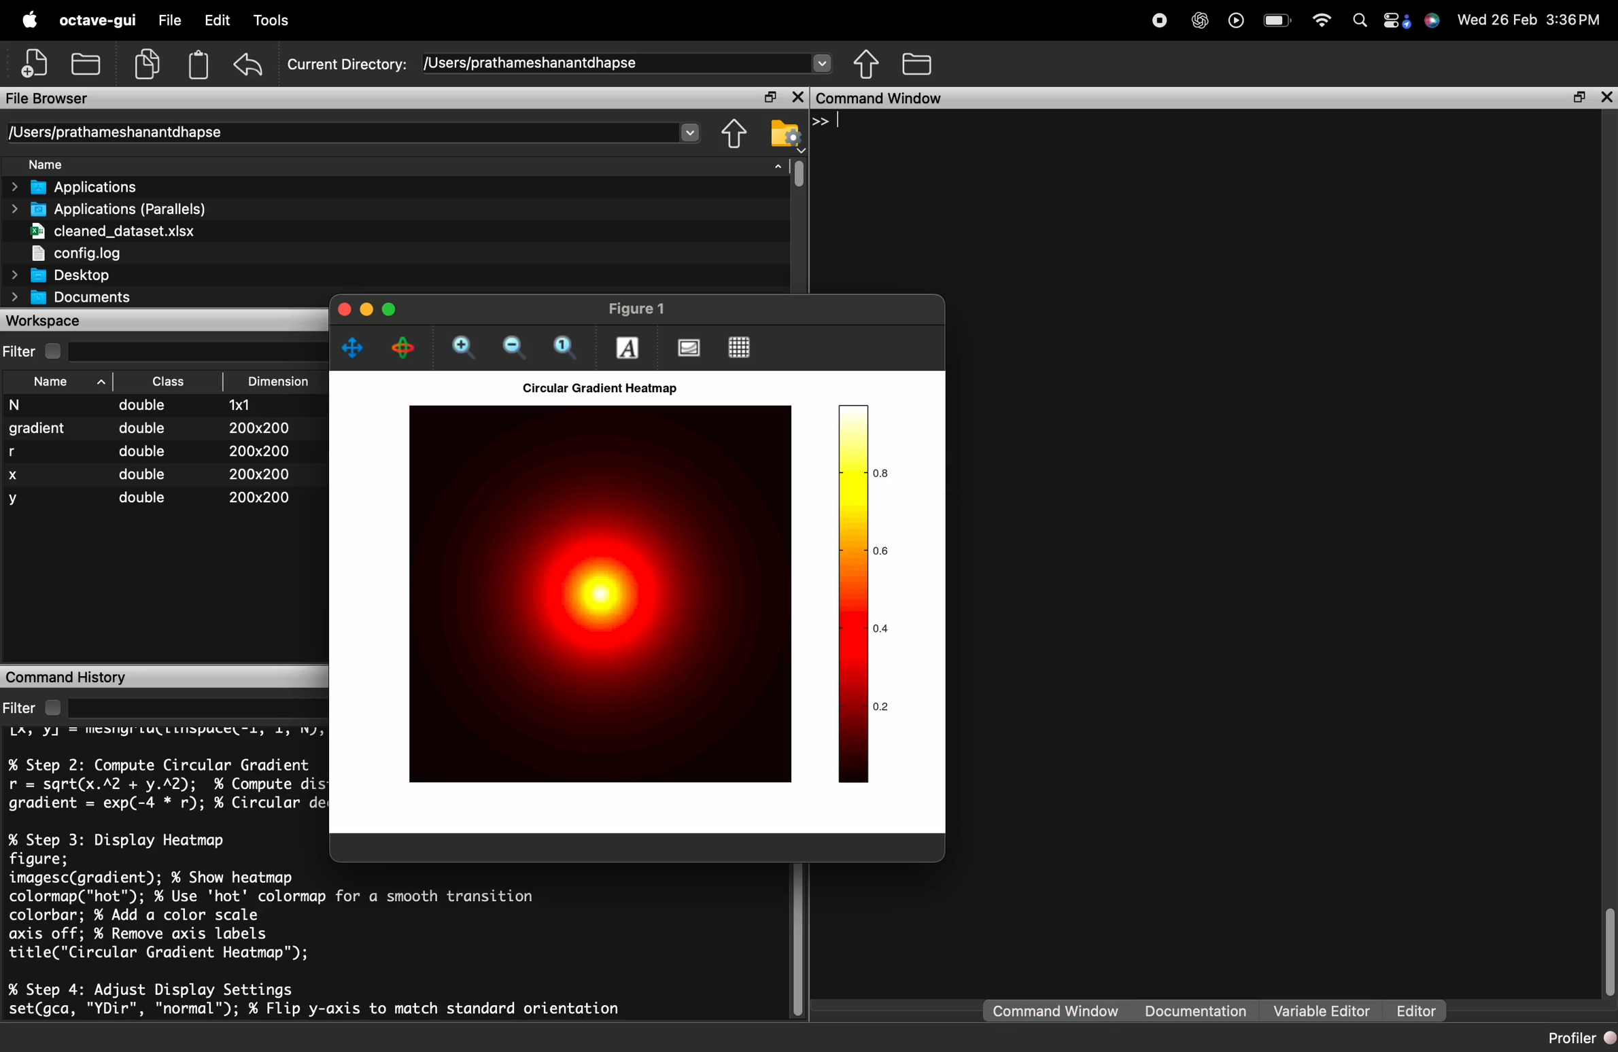  Describe the element at coordinates (150, 452) in the screenshot. I see `double` at that location.